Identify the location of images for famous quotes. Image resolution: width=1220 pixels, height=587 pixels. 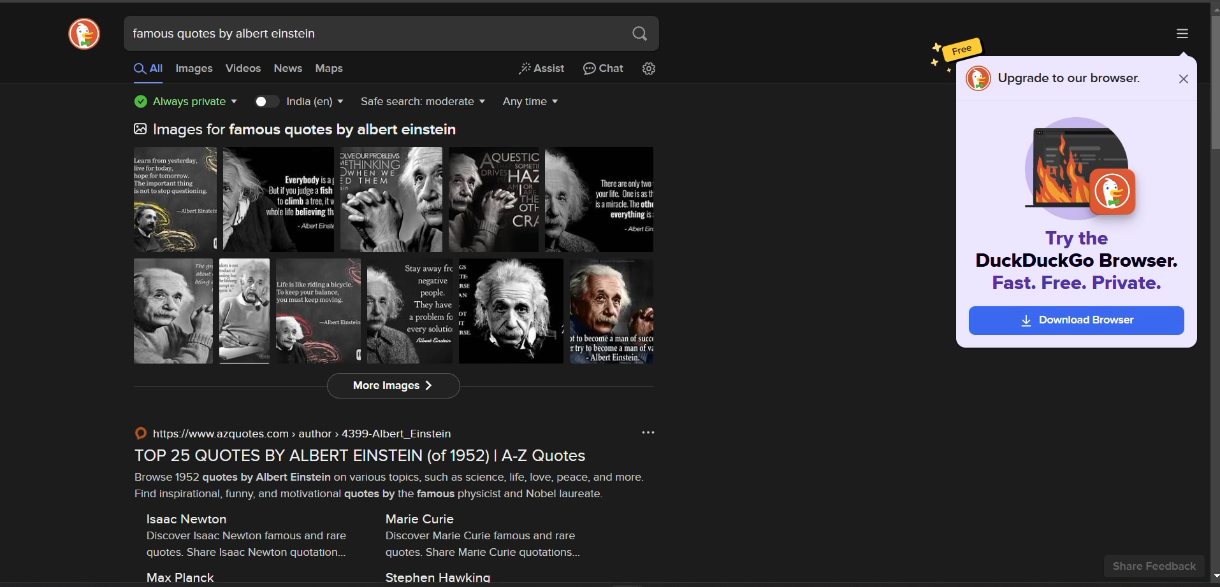
(398, 257).